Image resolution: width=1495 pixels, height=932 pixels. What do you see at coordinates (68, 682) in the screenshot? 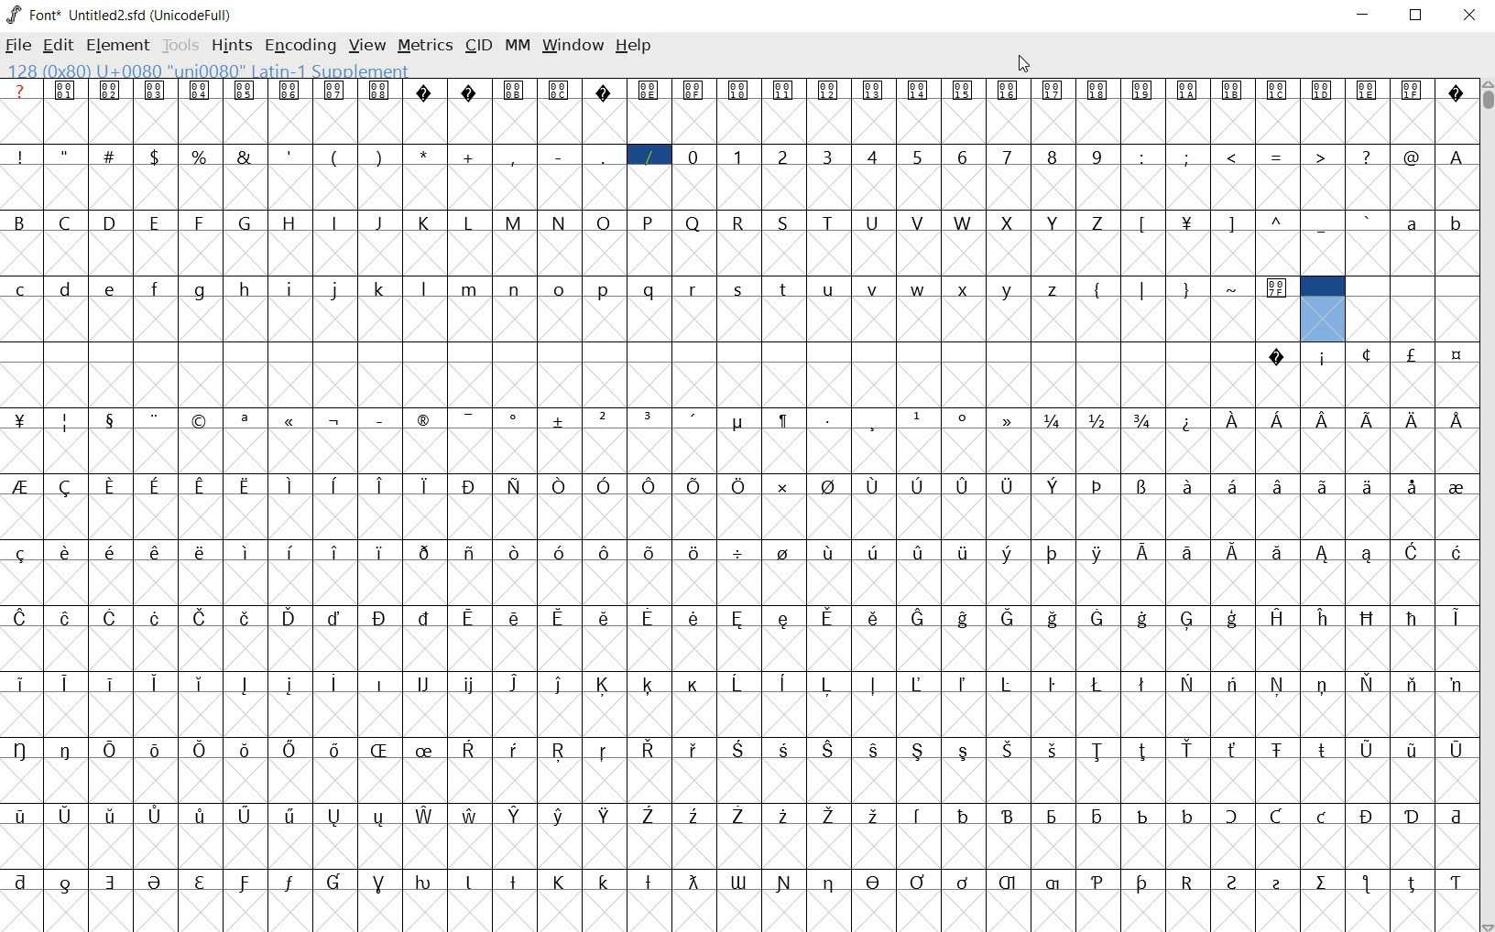
I see `Symbol` at bounding box center [68, 682].